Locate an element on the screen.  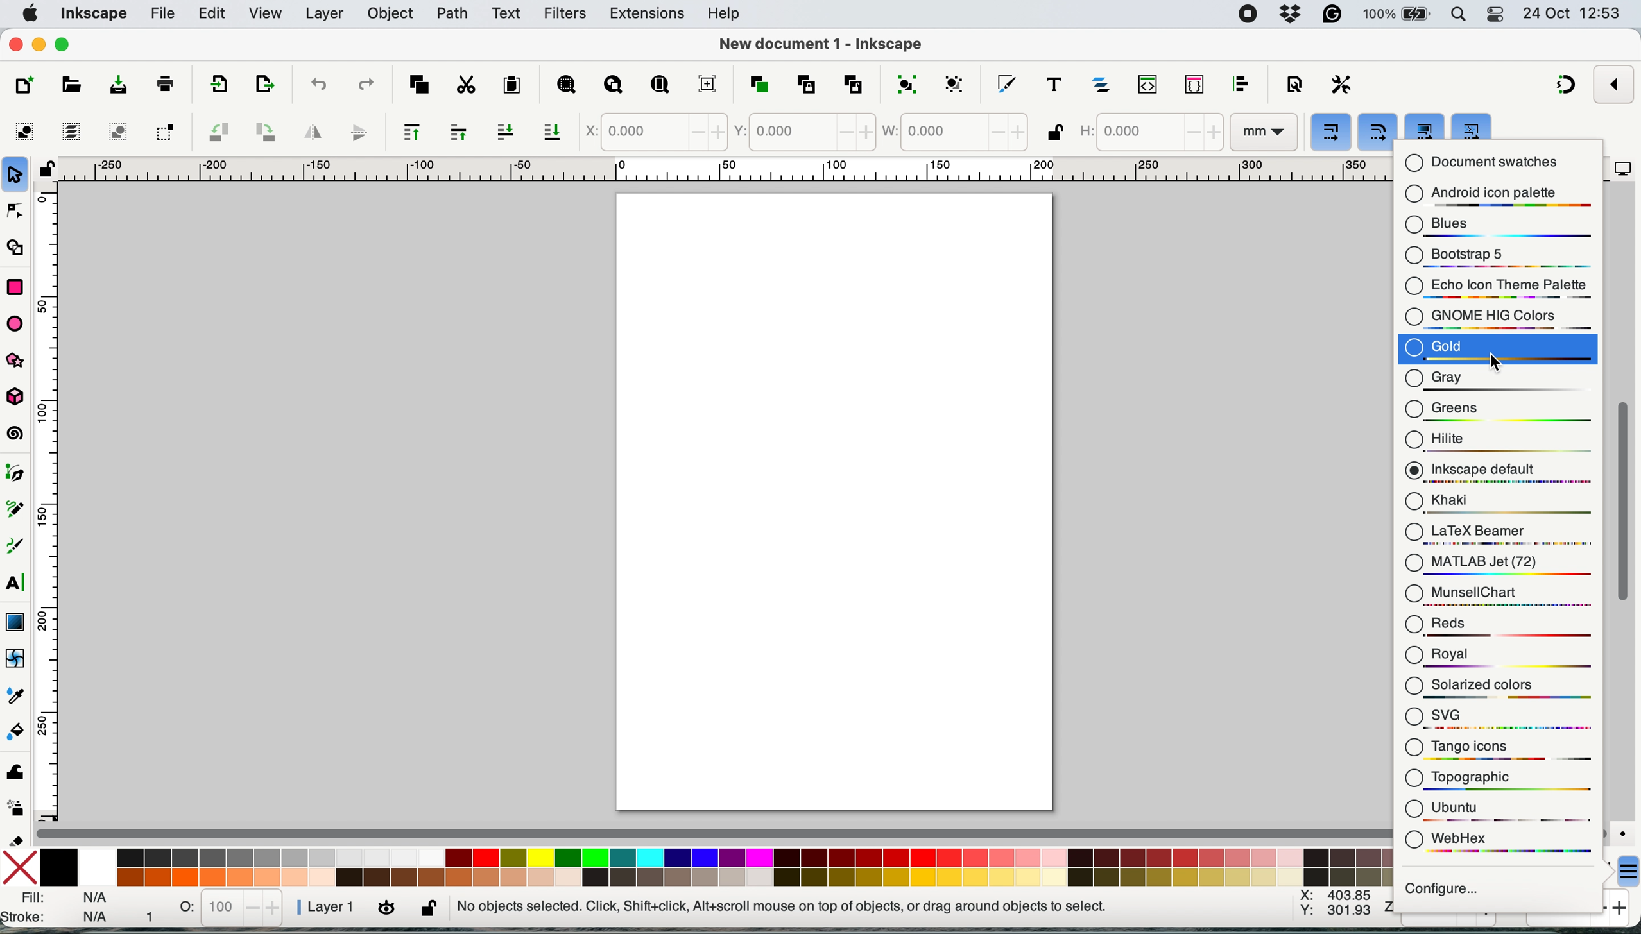
svg is located at coordinates (1498, 719).